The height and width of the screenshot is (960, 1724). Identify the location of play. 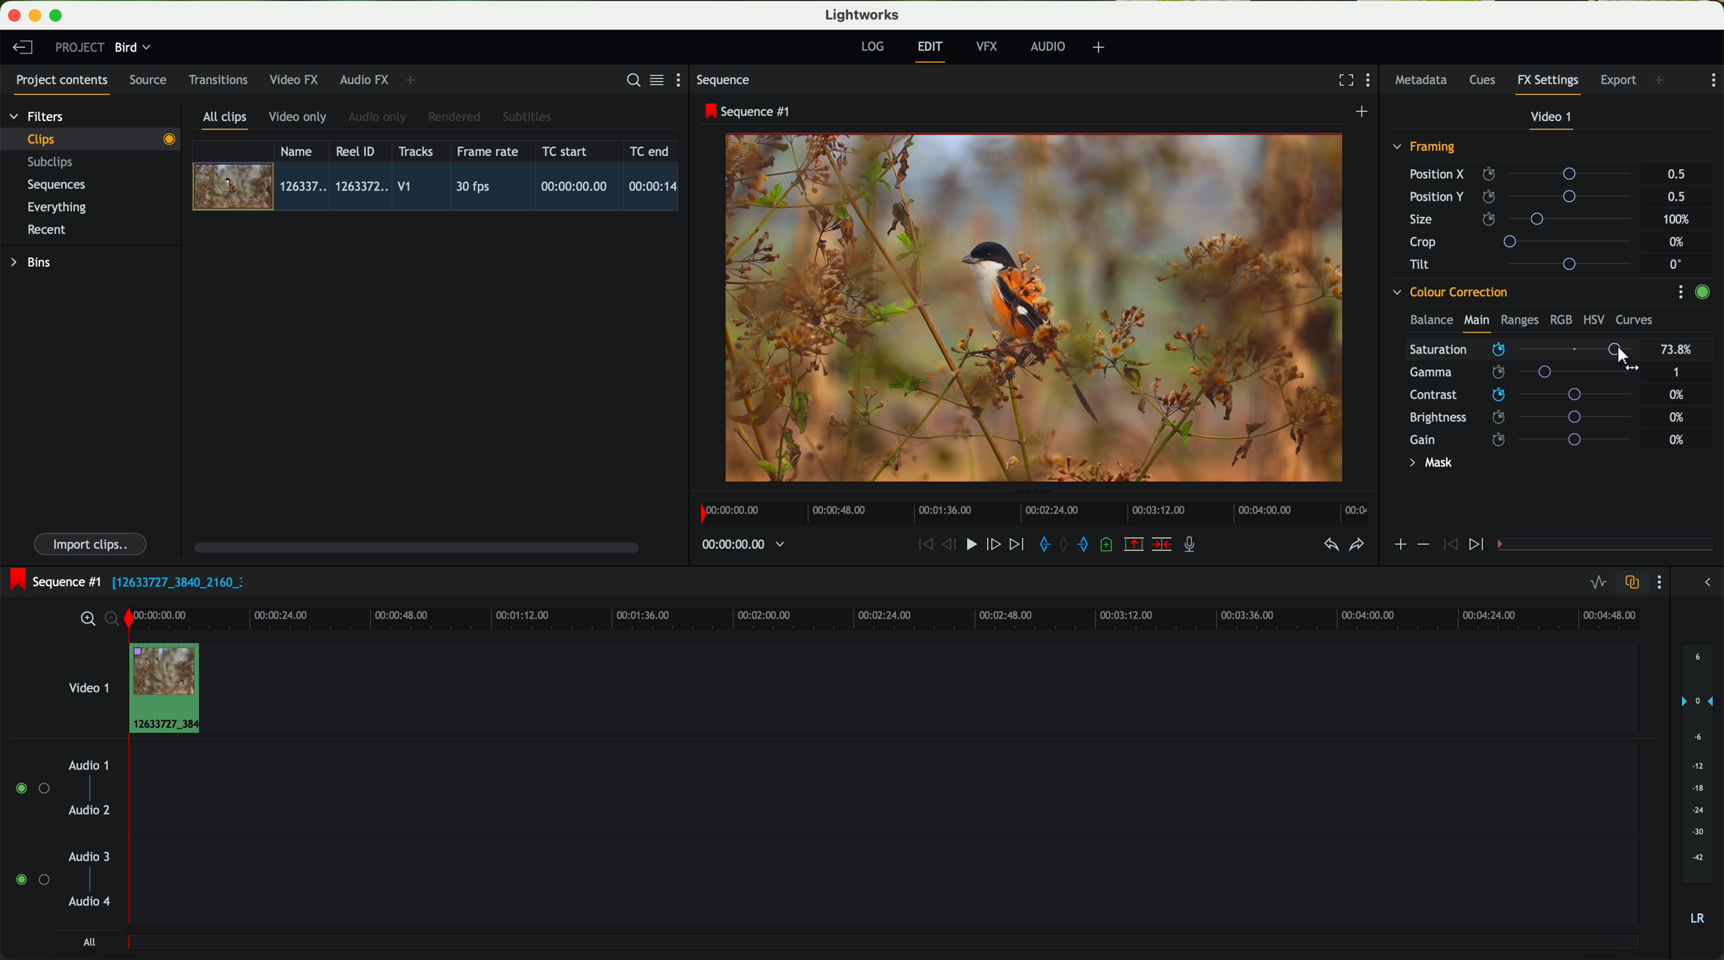
(970, 543).